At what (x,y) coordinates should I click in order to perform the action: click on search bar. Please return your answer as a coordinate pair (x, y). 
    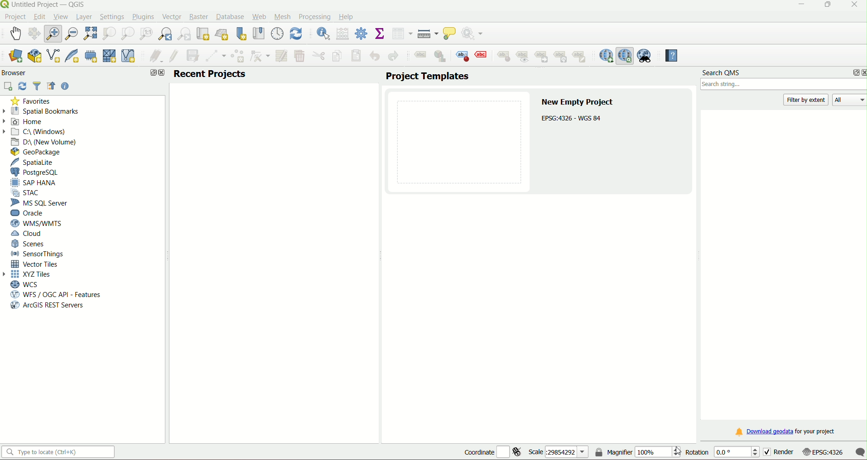
    Looking at the image, I should click on (782, 86).